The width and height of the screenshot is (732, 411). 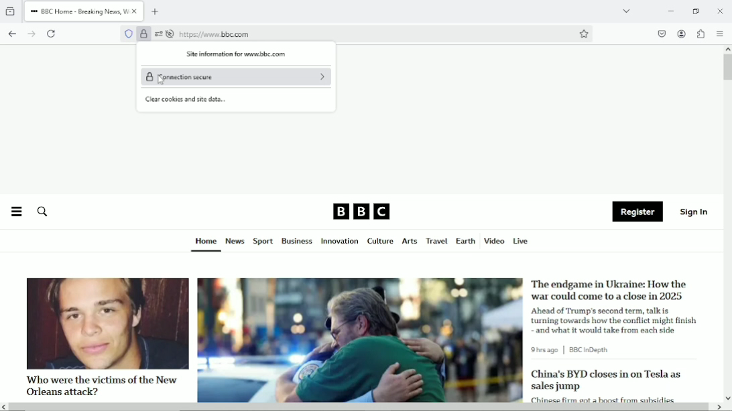 I want to click on image, so click(x=361, y=341).